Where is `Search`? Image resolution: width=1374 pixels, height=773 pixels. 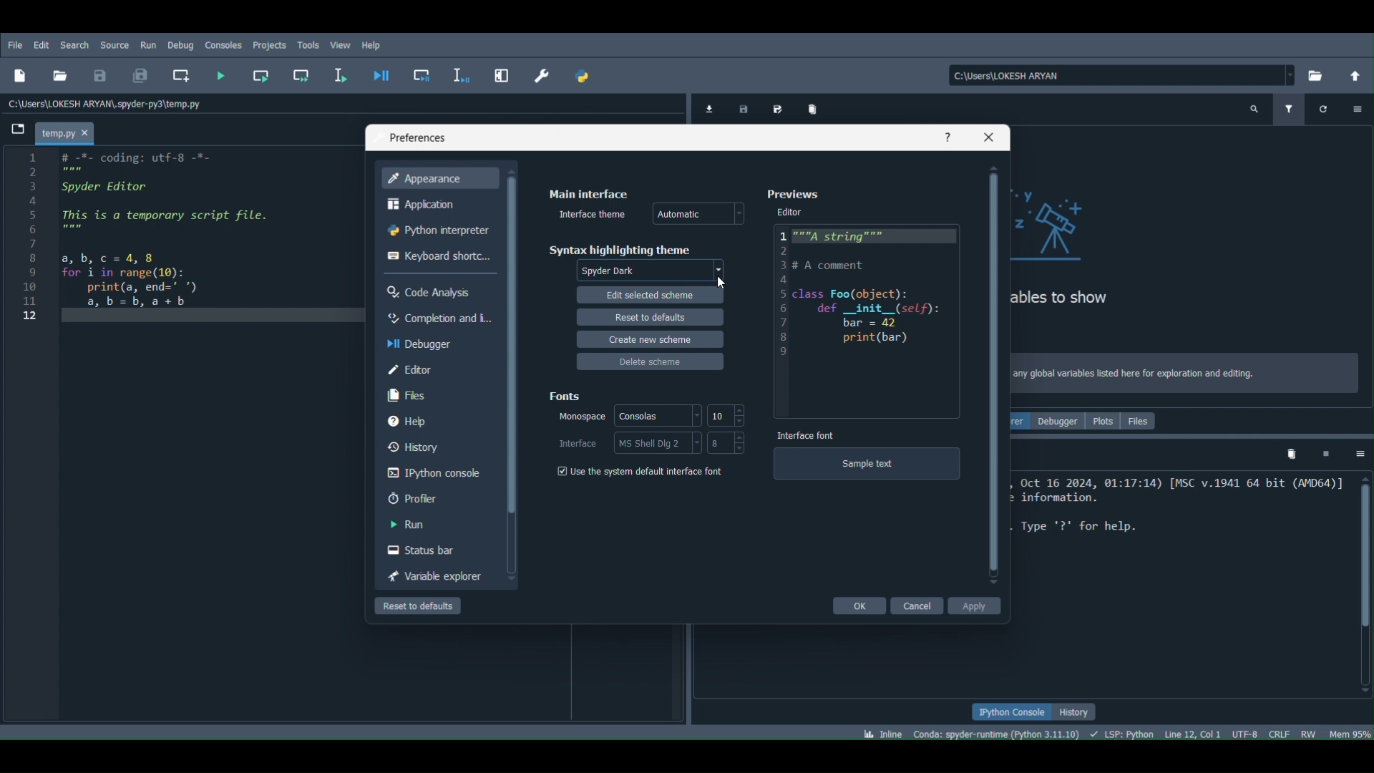 Search is located at coordinates (74, 42).